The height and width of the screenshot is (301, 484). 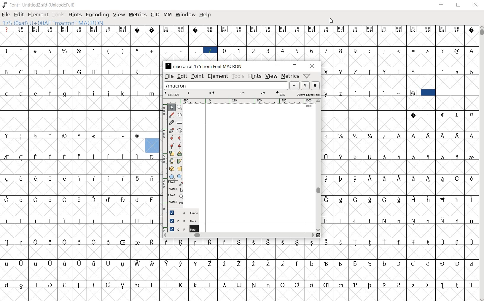 I want to click on Symbol, so click(x=355, y=263).